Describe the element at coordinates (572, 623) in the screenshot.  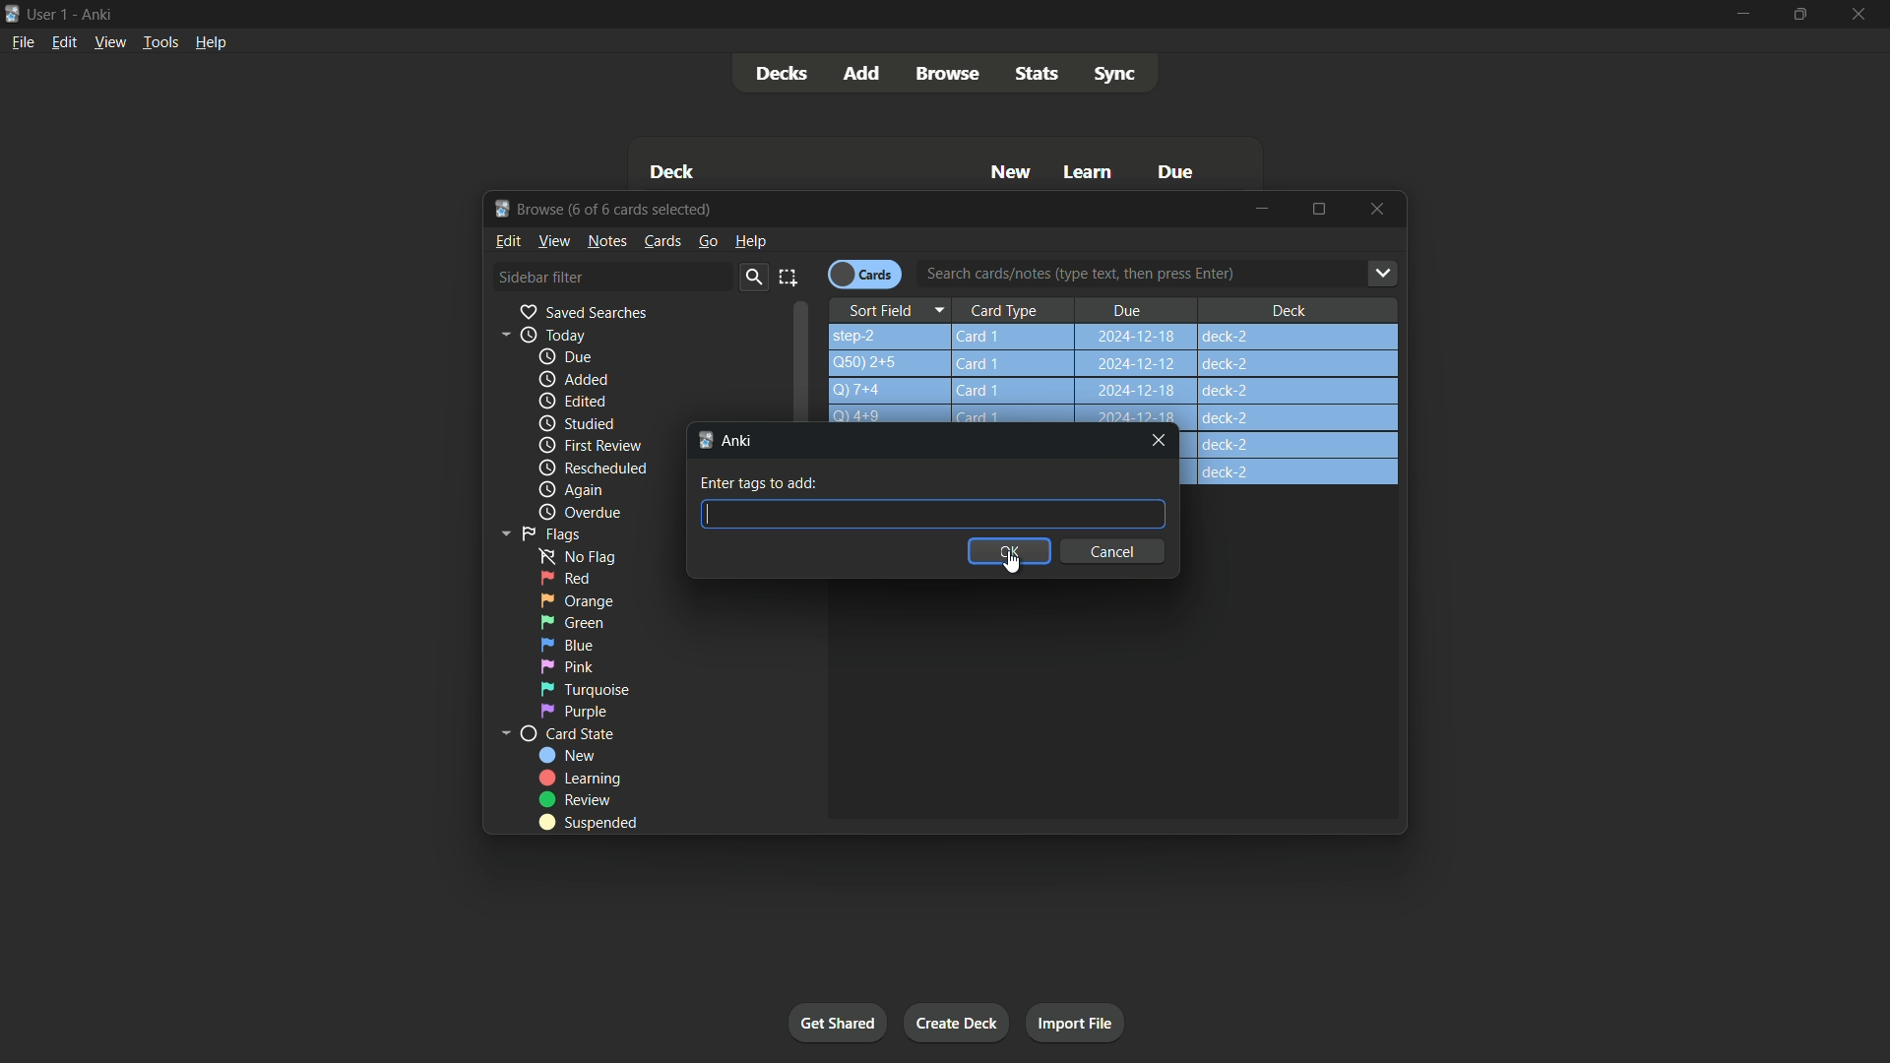
I see `green` at that location.